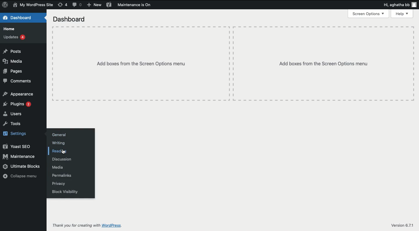  Describe the element at coordinates (20, 157) in the screenshot. I see `maintenance ` at that location.